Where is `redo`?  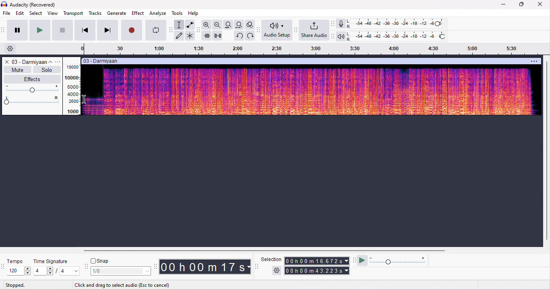 redo is located at coordinates (251, 36).